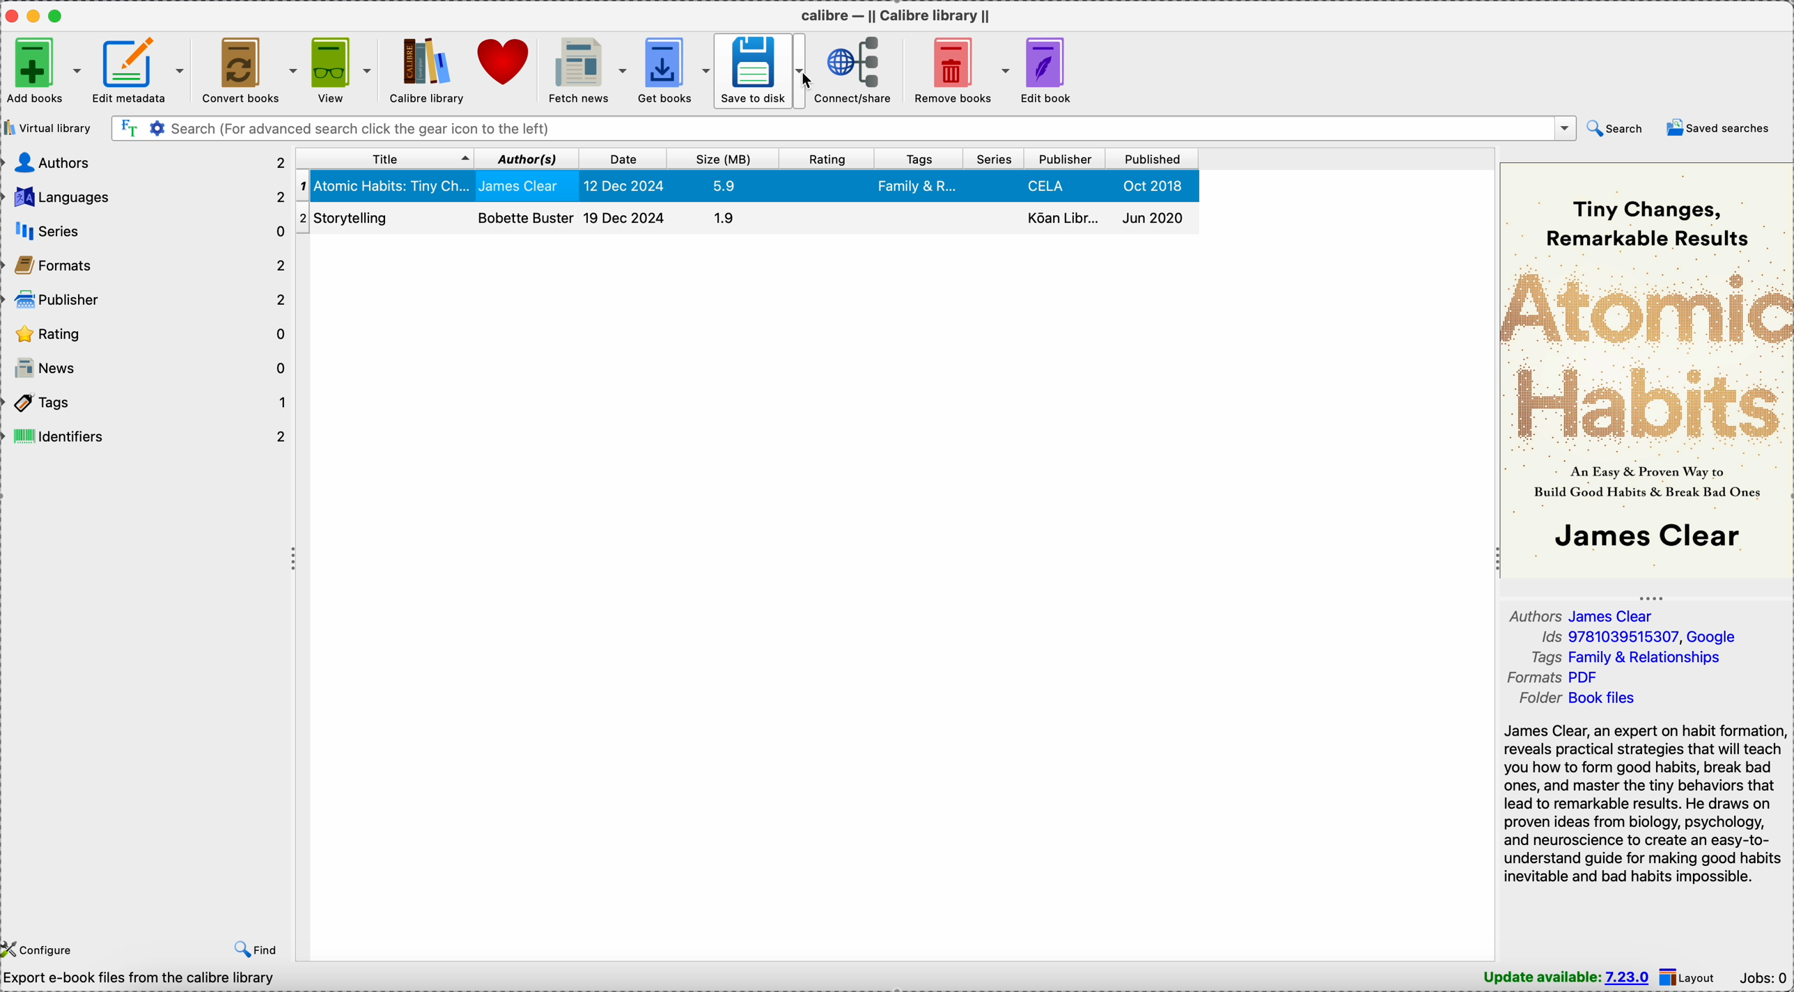  Describe the element at coordinates (158, 981) in the screenshot. I see `calibre 7.22 created by Kovid Goyal [2 books]` at that location.